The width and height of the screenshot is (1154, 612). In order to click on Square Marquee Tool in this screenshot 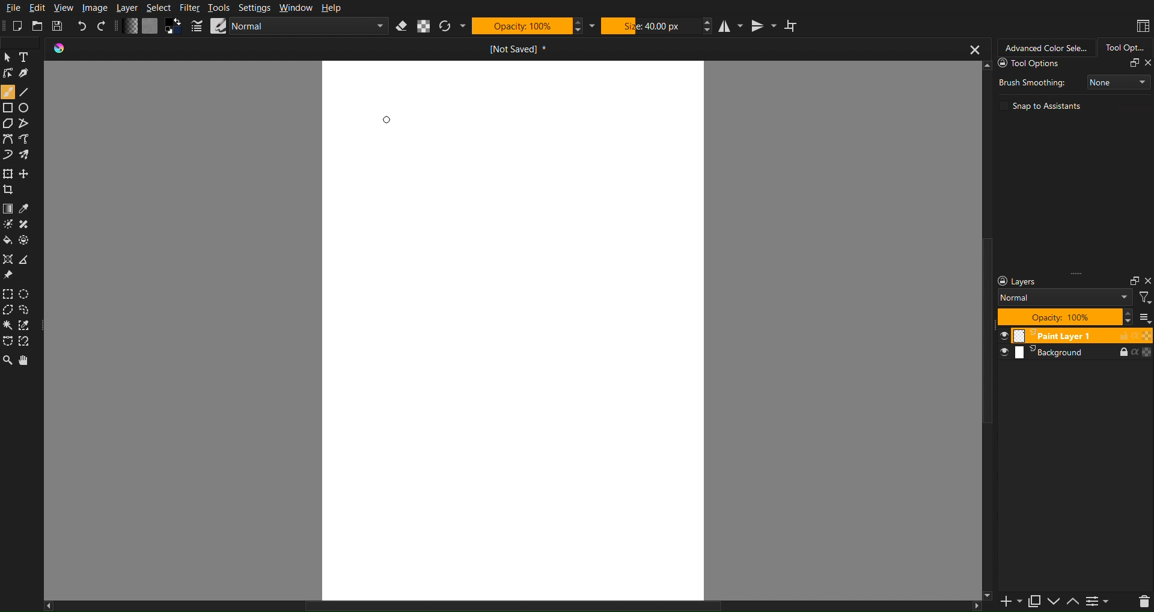, I will do `click(10, 295)`.